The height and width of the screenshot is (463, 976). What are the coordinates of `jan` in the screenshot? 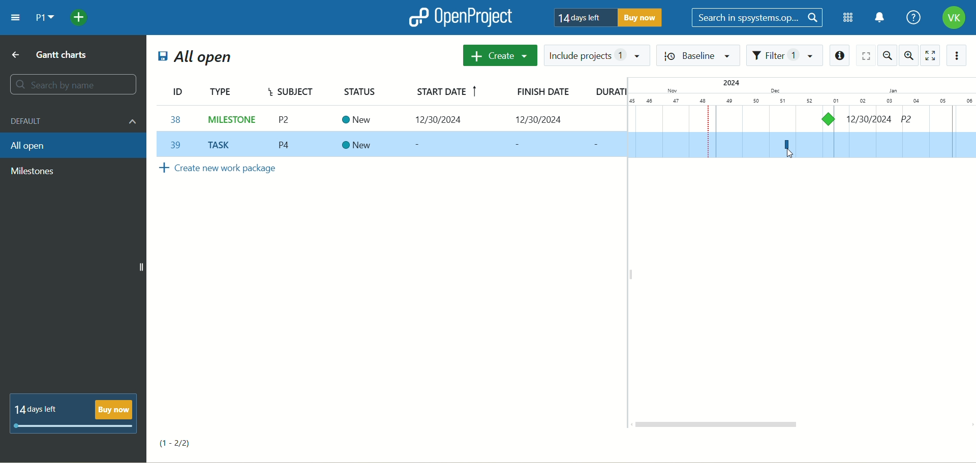 It's located at (891, 88).